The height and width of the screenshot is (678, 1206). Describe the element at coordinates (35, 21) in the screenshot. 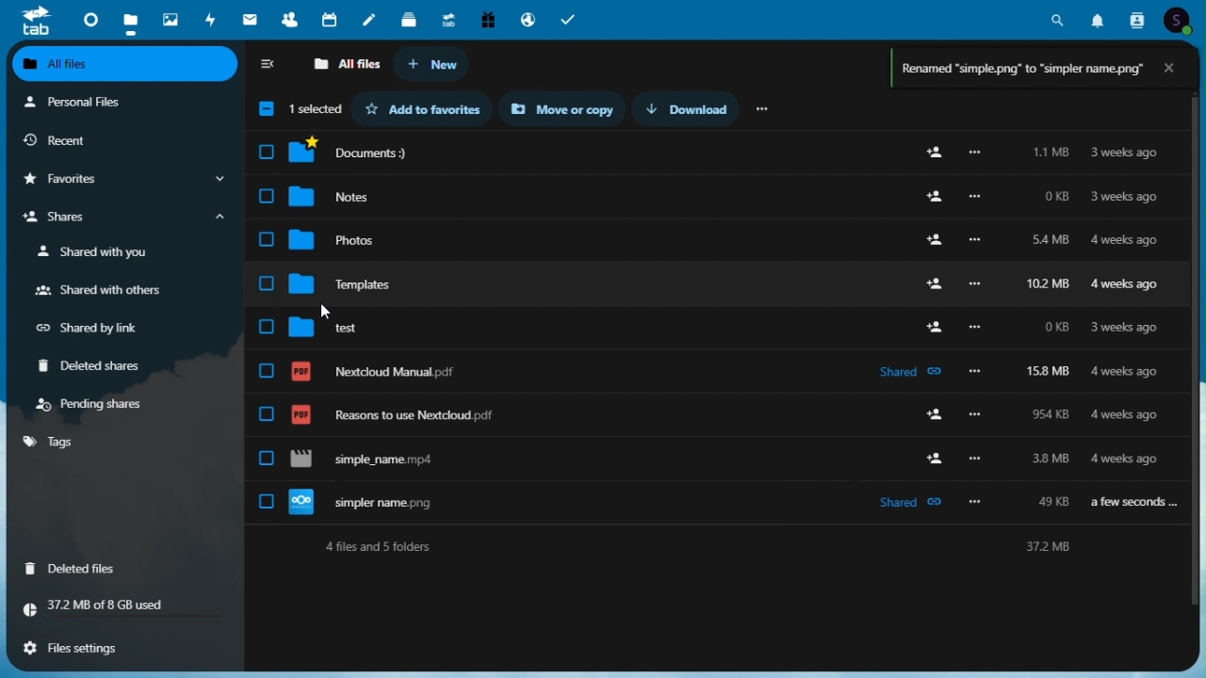

I see `tab` at that location.